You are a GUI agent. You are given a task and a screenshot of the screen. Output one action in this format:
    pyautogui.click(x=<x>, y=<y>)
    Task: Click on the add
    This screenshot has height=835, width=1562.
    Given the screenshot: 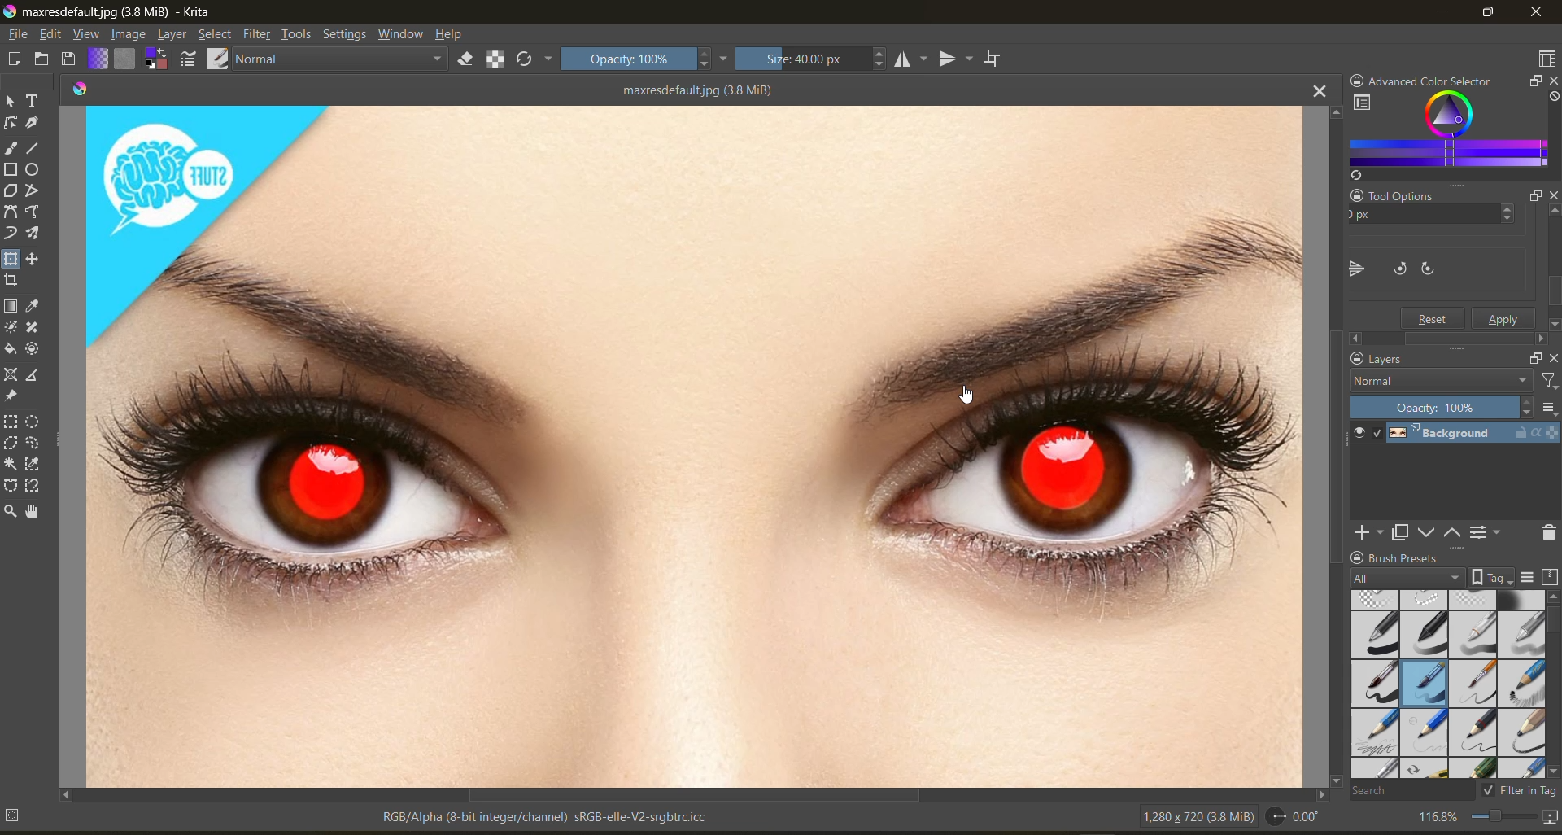 What is the action you would take?
    pyautogui.click(x=1366, y=532)
    